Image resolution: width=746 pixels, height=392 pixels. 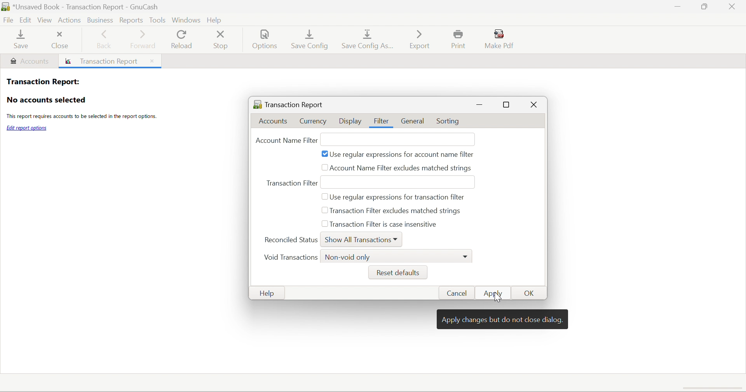 I want to click on Use regular expressions for account name filter, so click(x=403, y=155).